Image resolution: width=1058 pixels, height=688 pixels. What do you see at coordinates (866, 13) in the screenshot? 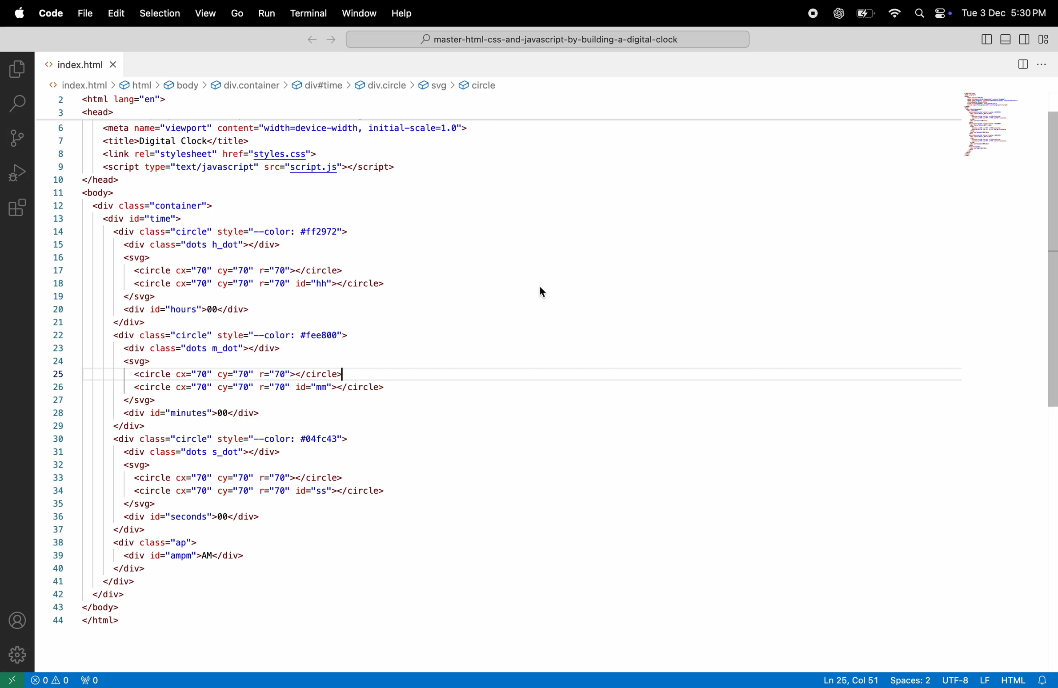
I see `battery` at bounding box center [866, 13].